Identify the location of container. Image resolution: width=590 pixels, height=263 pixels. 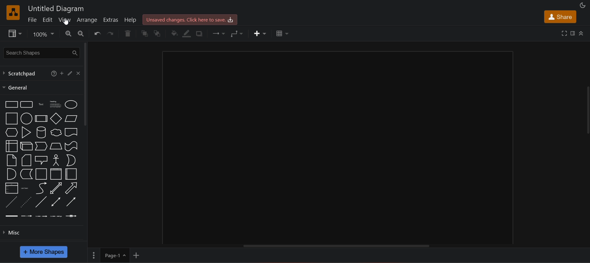
(41, 174).